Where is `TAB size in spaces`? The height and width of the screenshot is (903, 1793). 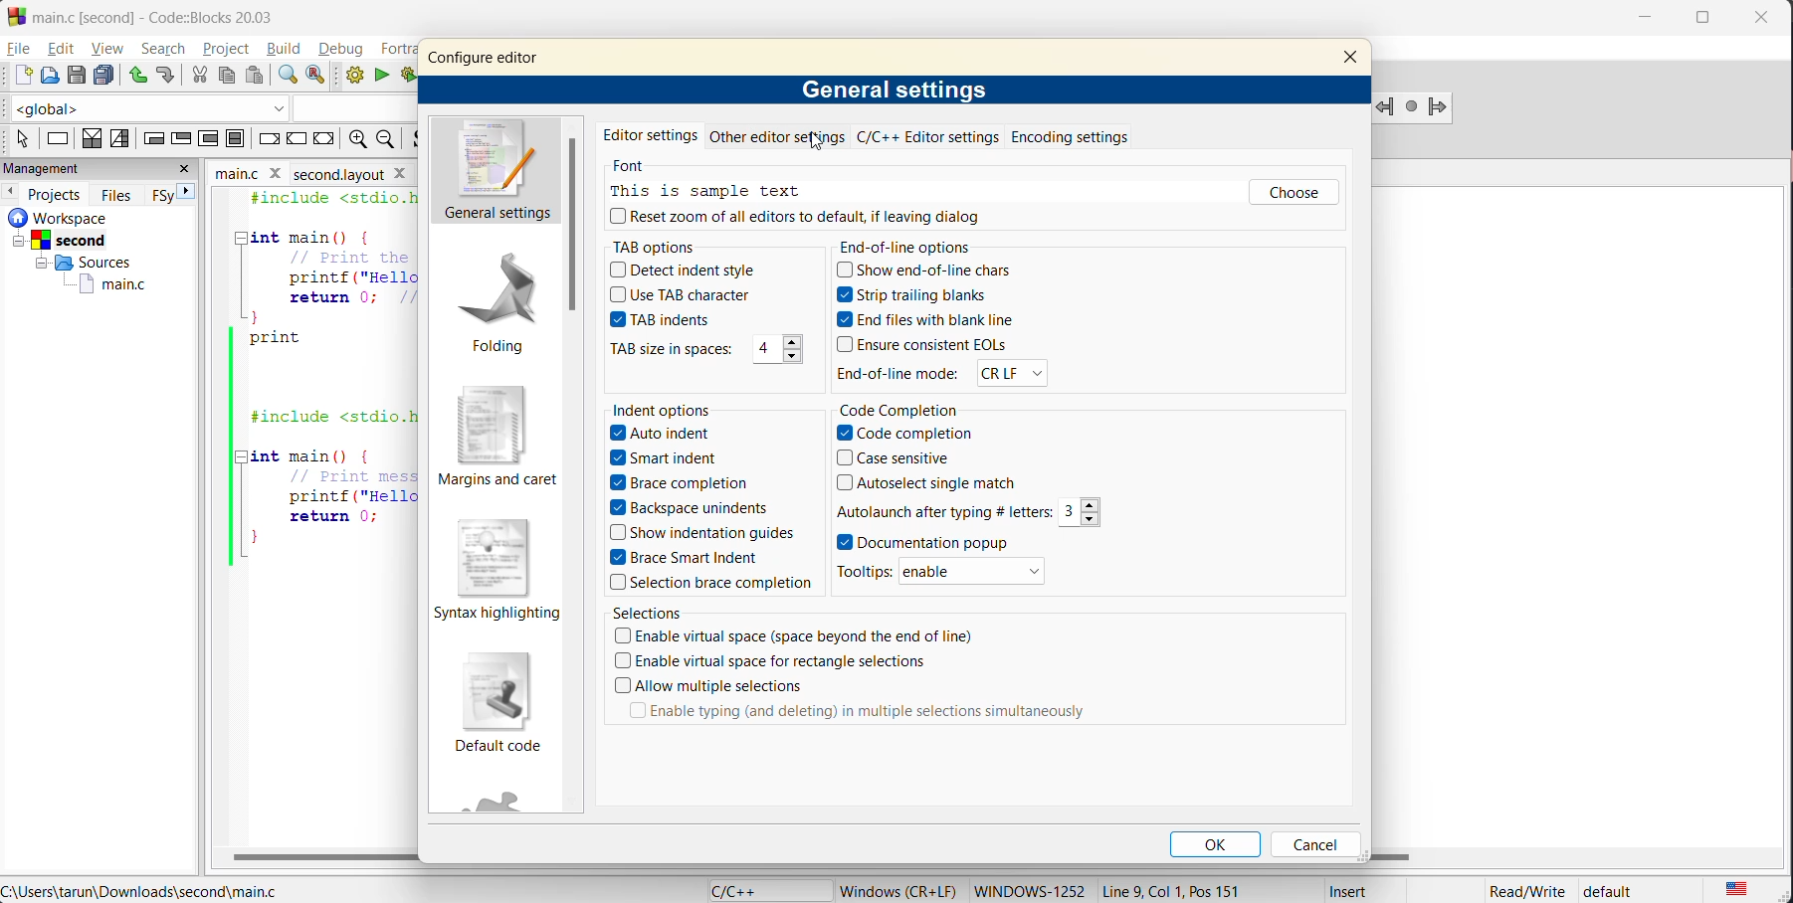
TAB size in spaces is located at coordinates (675, 350).